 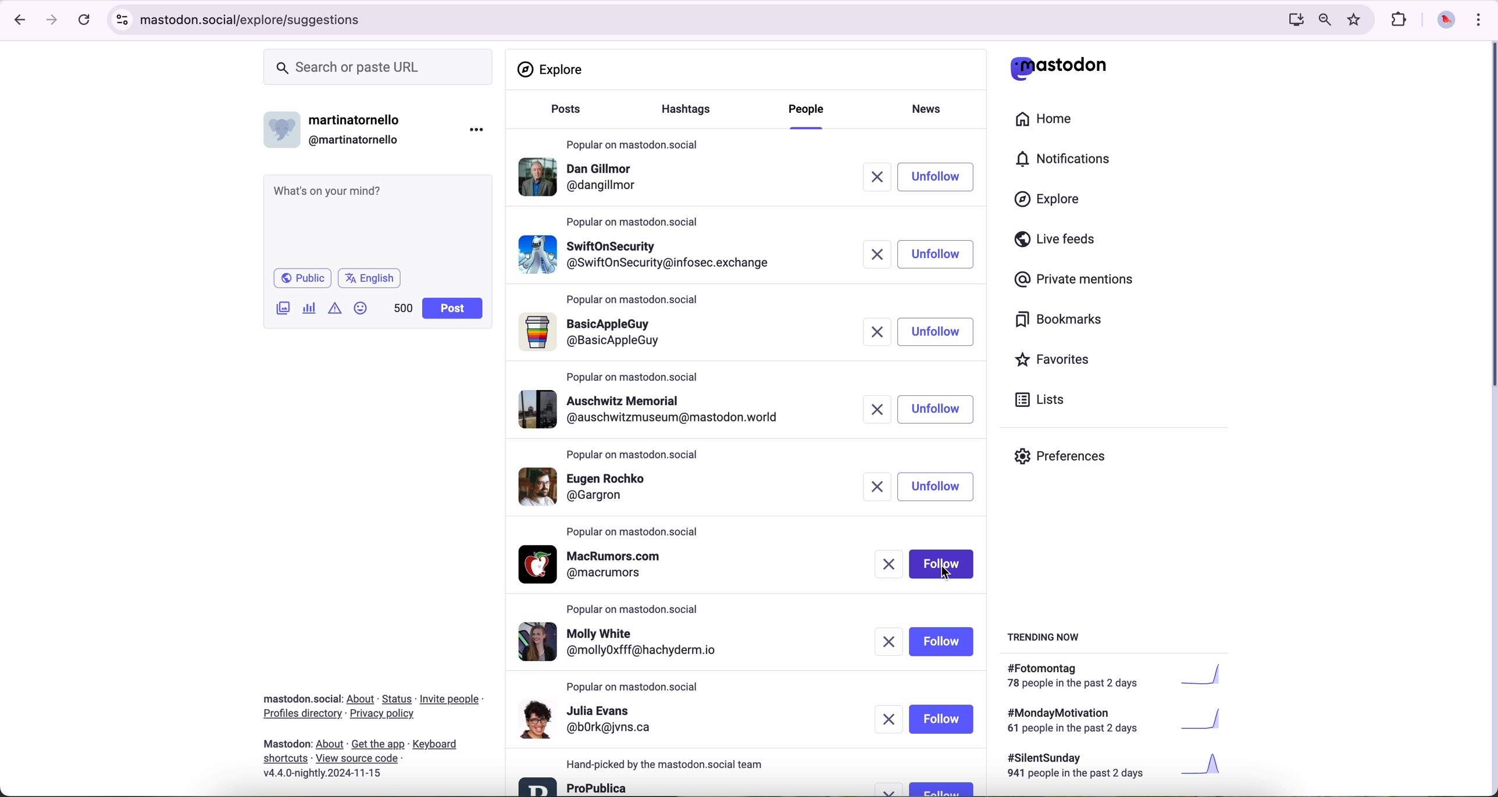 What do you see at coordinates (16, 19) in the screenshot?
I see `navigate back` at bounding box center [16, 19].